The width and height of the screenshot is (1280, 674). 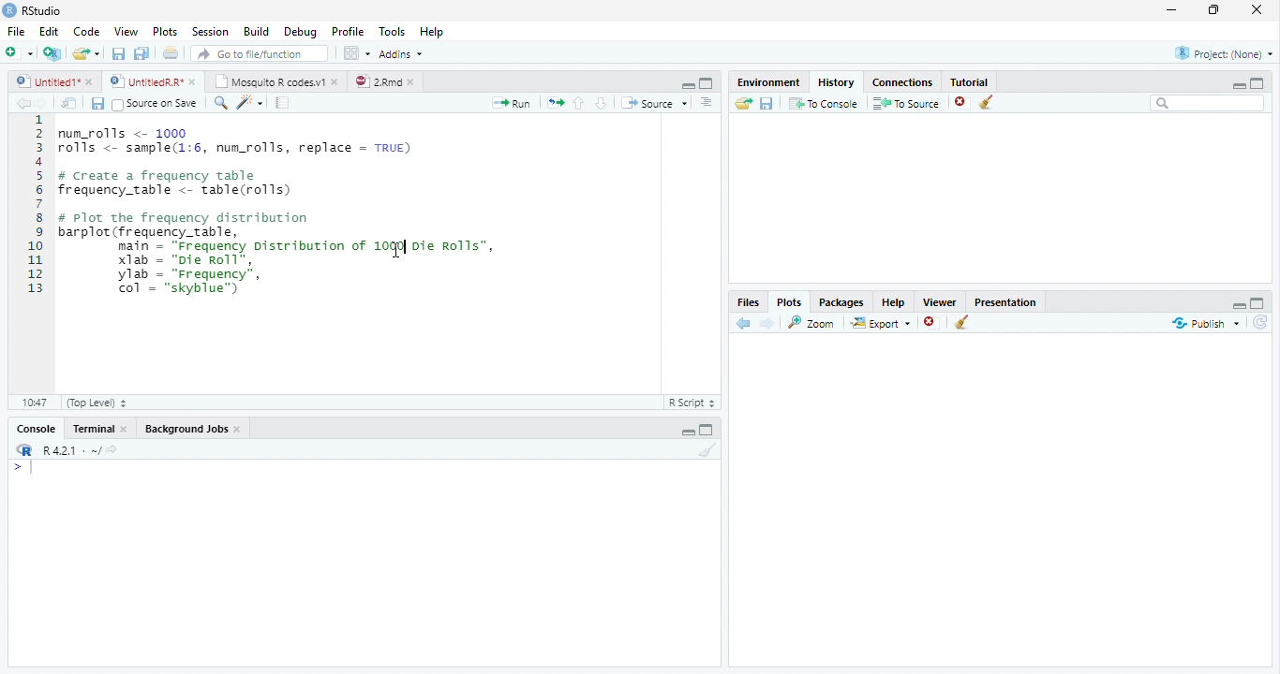 I want to click on Edit, so click(x=50, y=29).